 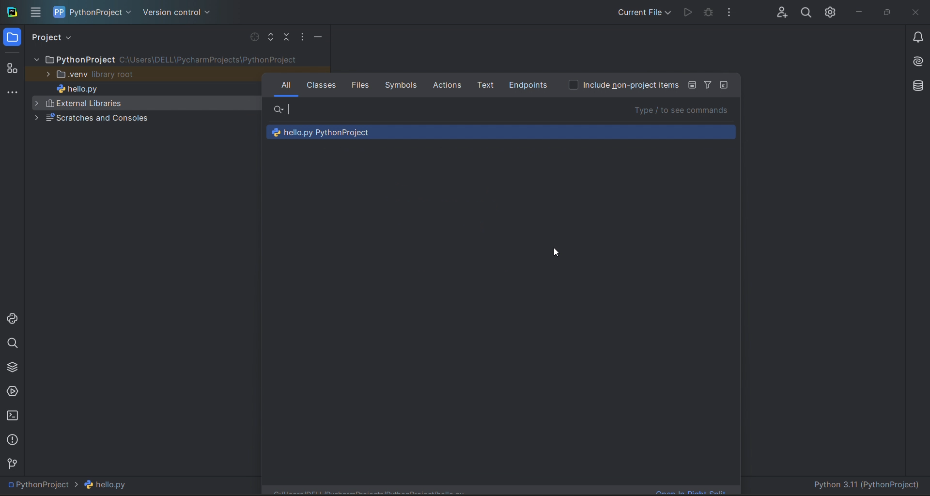 What do you see at coordinates (806, 12) in the screenshot?
I see `search` at bounding box center [806, 12].